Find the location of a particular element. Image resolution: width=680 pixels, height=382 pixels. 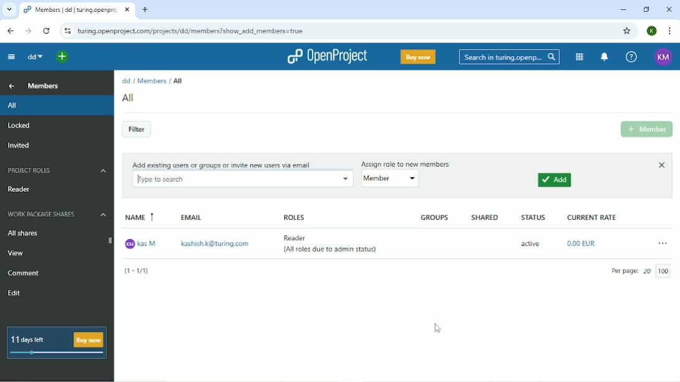

dd is located at coordinates (126, 81).